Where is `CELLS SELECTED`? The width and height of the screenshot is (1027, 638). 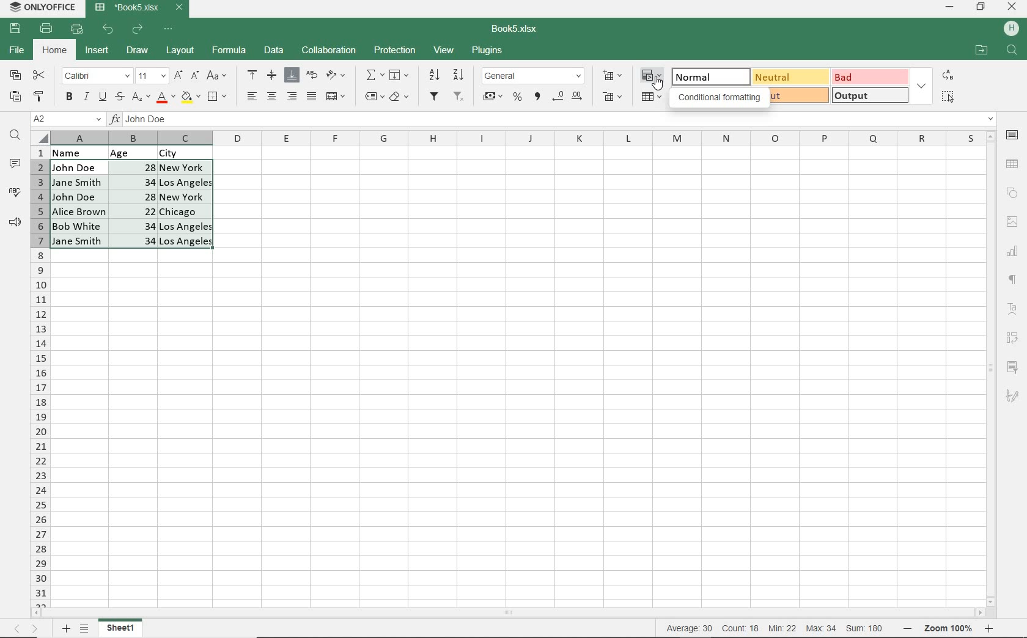 CELLS SELECTED is located at coordinates (133, 204).